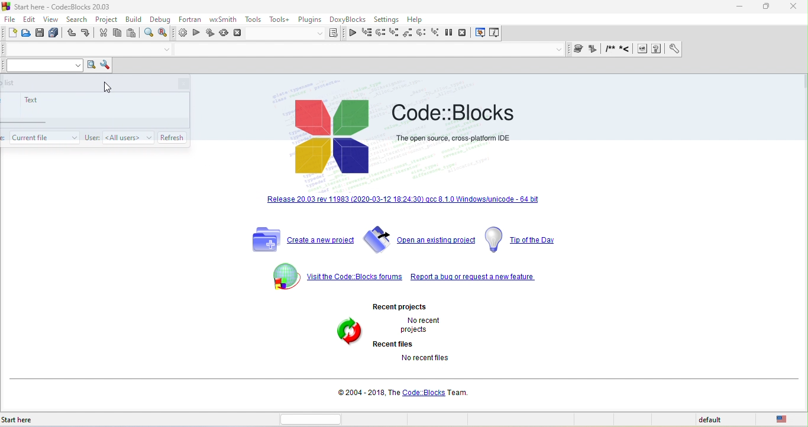 This screenshot has height=427, width=808. What do you see at coordinates (91, 66) in the screenshot?
I see `run search` at bounding box center [91, 66].